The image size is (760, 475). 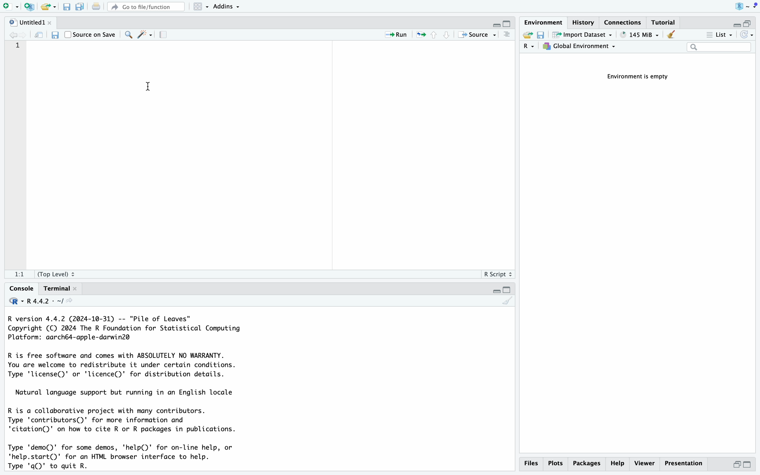 What do you see at coordinates (166, 35) in the screenshot?
I see `compile report` at bounding box center [166, 35].